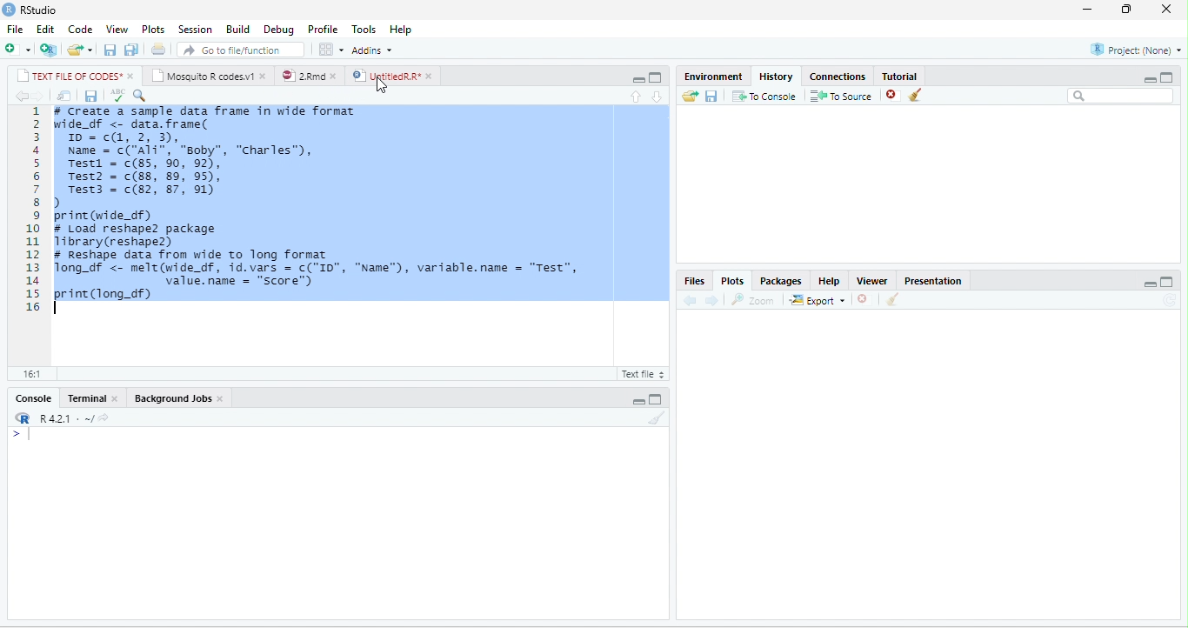 This screenshot has width=1188, height=628. What do you see at coordinates (196, 30) in the screenshot?
I see `Session` at bounding box center [196, 30].